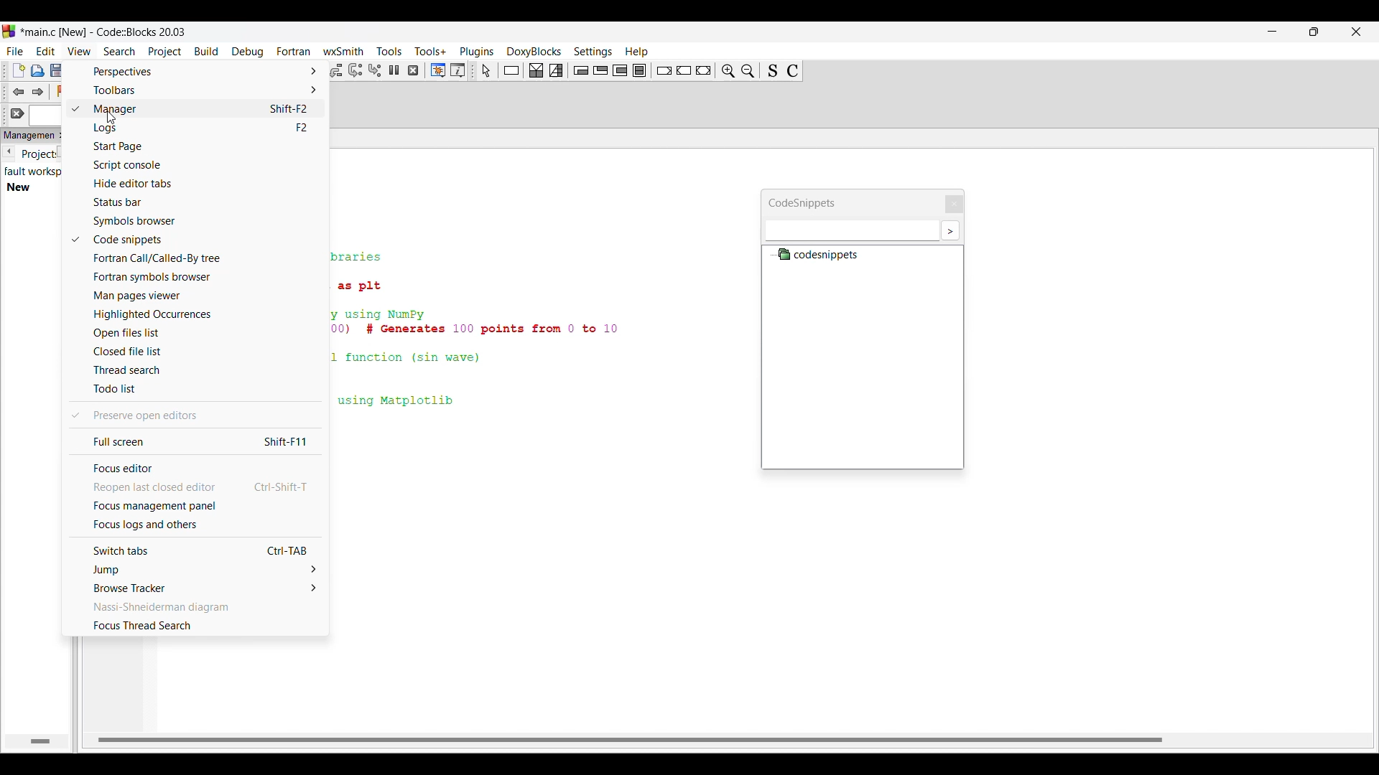  I want to click on Toggle comments, so click(793, 70).